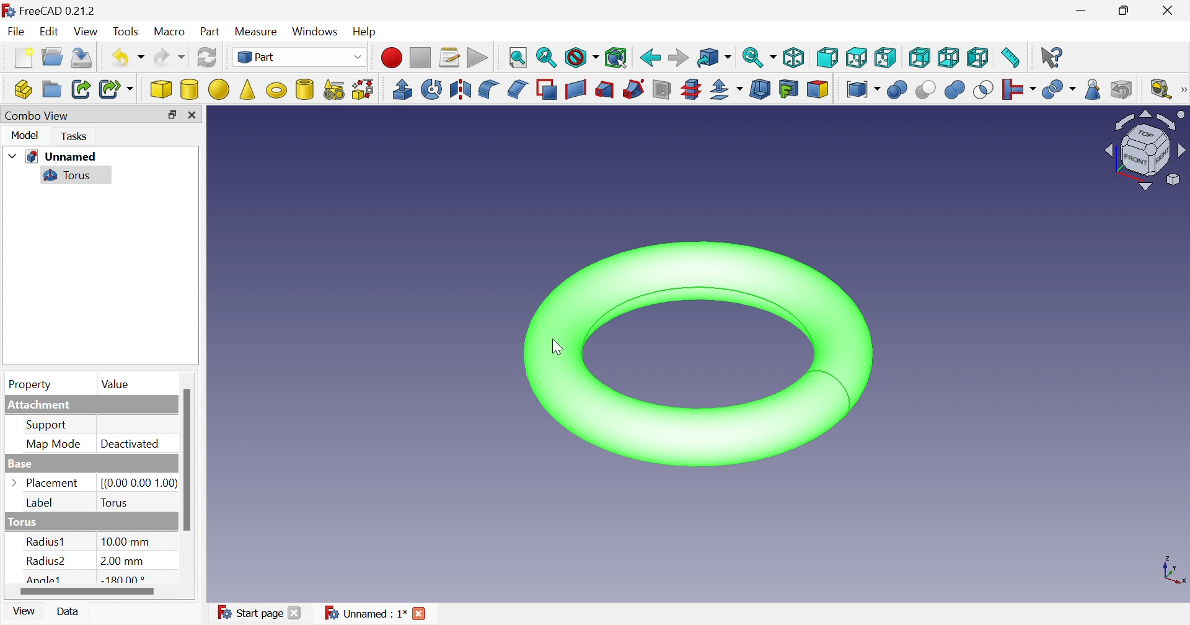 This screenshot has height=625, width=1190. What do you see at coordinates (1011, 57) in the screenshot?
I see `Measure distance` at bounding box center [1011, 57].